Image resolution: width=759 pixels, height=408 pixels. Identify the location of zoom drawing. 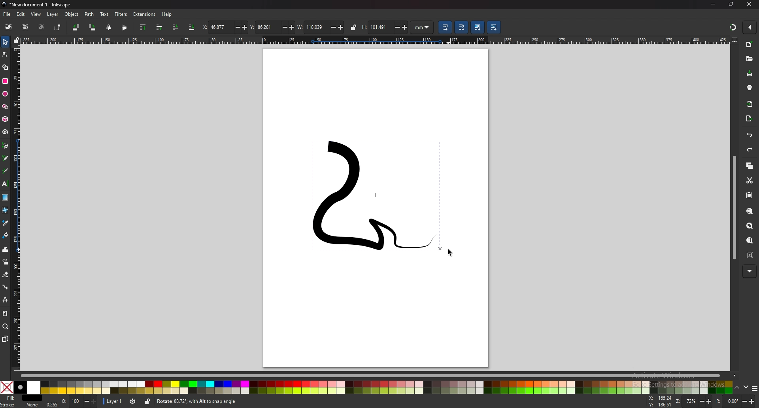
(750, 226).